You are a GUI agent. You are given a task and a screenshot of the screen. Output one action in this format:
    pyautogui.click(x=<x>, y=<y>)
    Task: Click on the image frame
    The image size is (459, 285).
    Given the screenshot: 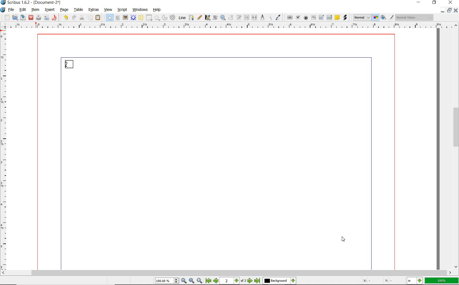 What is the action you would take?
    pyautogui.click(x=125, y=18)
    